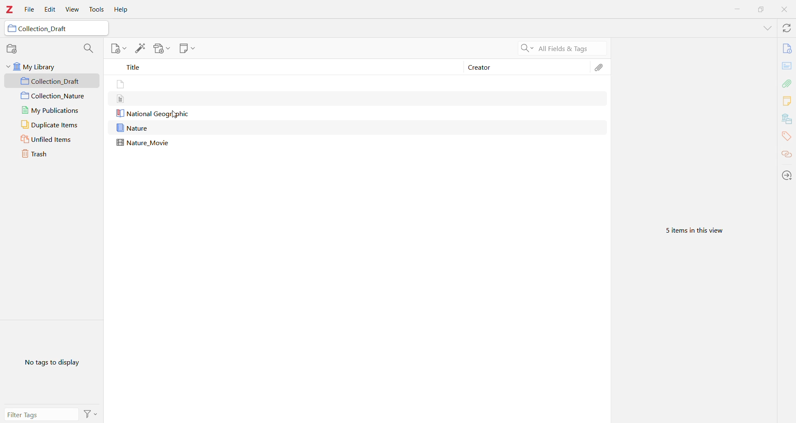 This screenshot has width=796, height=423. Describe the element at coordinates (51, 362) in the screenshot. I see `No tags to display` at that location.